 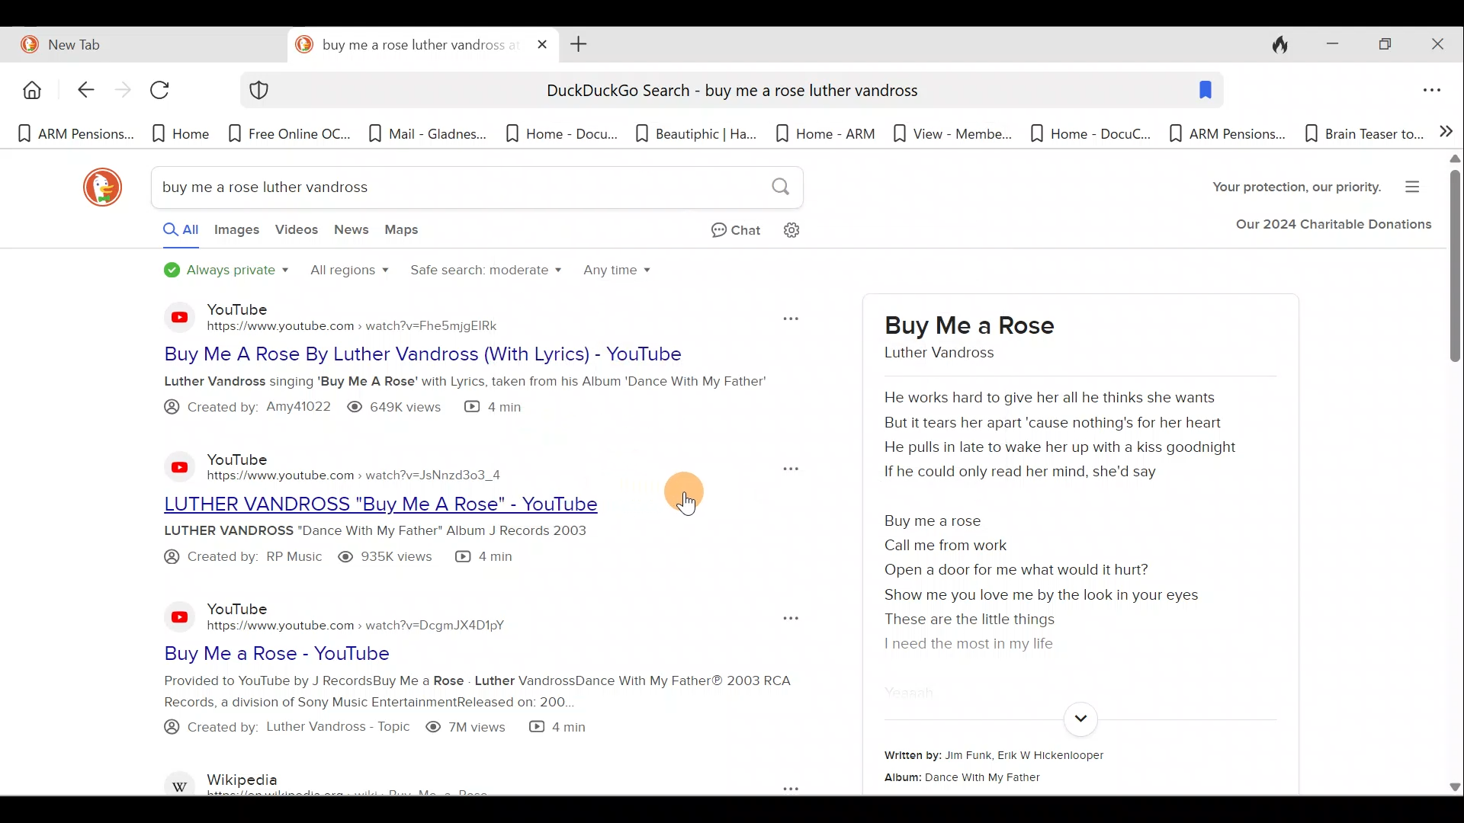 I want to click on Show more bookmarks, so click(x=1446, y=130).